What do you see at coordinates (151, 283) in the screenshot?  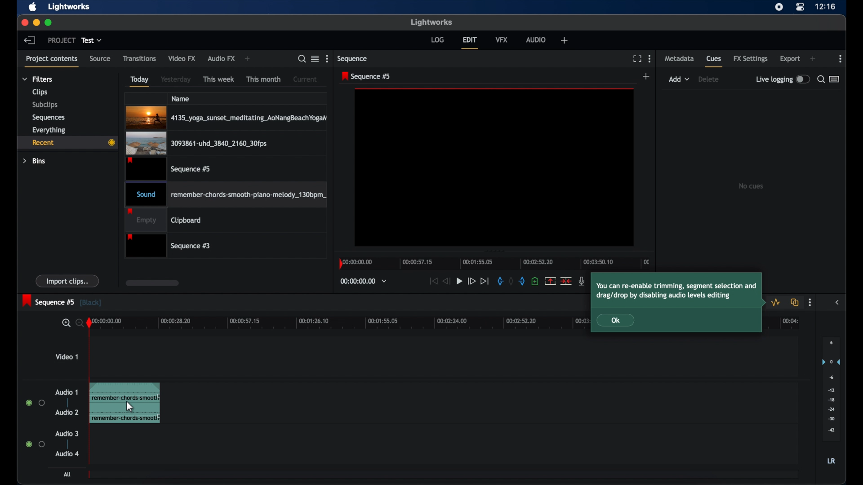 I see `scroll box` at bounding box center [151, 283].